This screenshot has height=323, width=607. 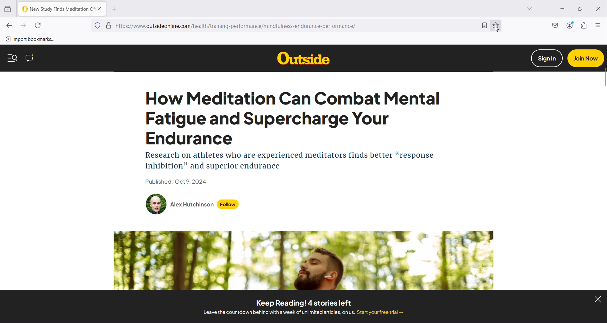 What do you see at coordinates (585, 26) in the screenshot?
I see `Extensions` at bounding box center [585, 26].